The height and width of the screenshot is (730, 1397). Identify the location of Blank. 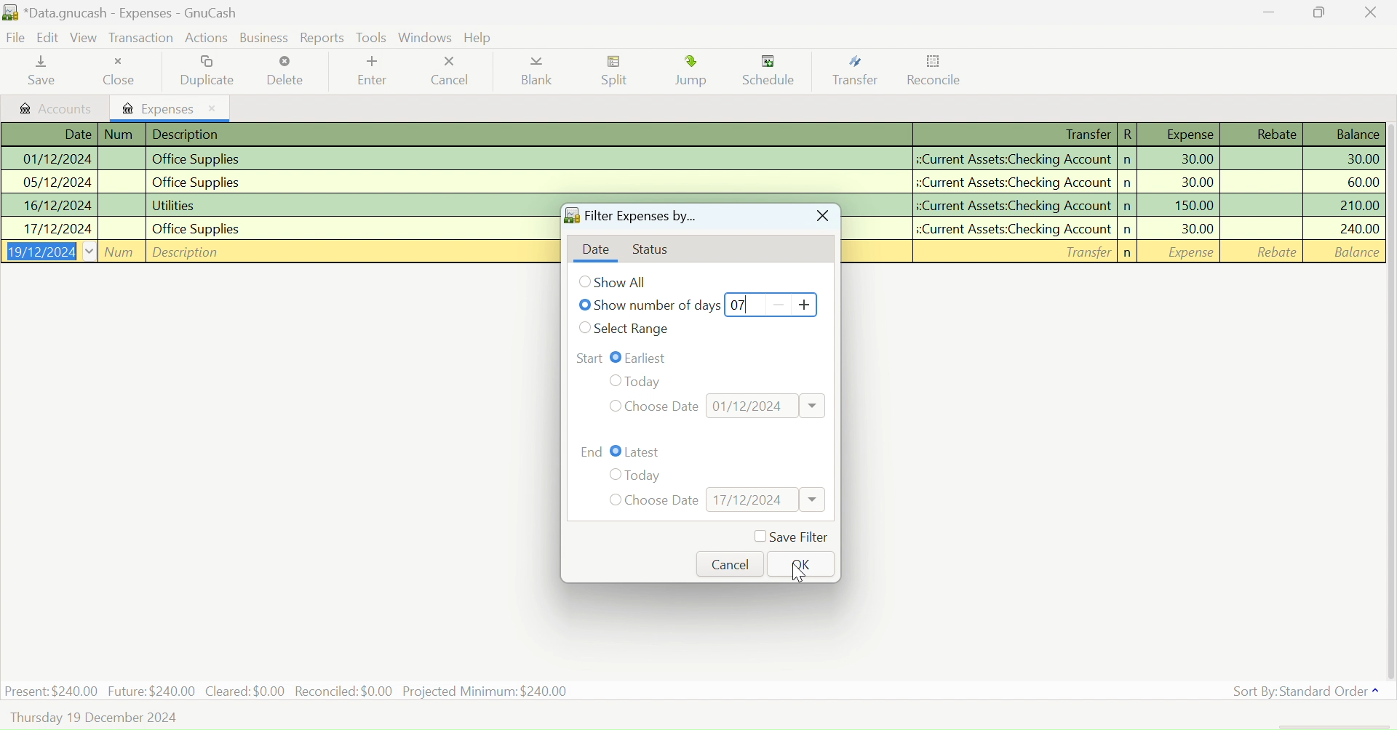
(537, 74).